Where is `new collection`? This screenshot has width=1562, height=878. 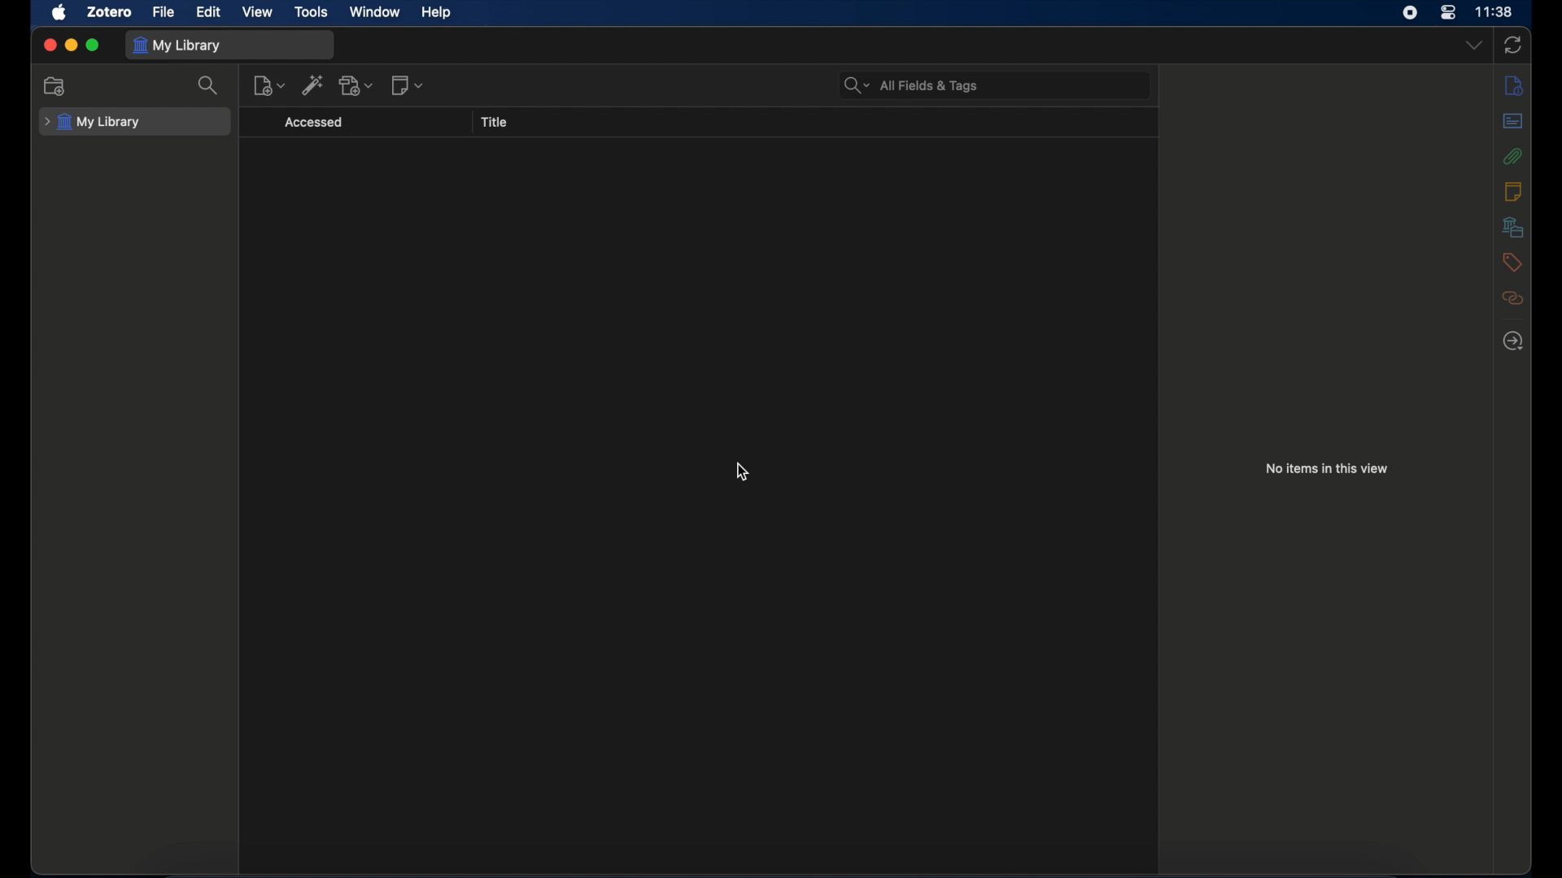 new collection is located at coordinates (55, 85).